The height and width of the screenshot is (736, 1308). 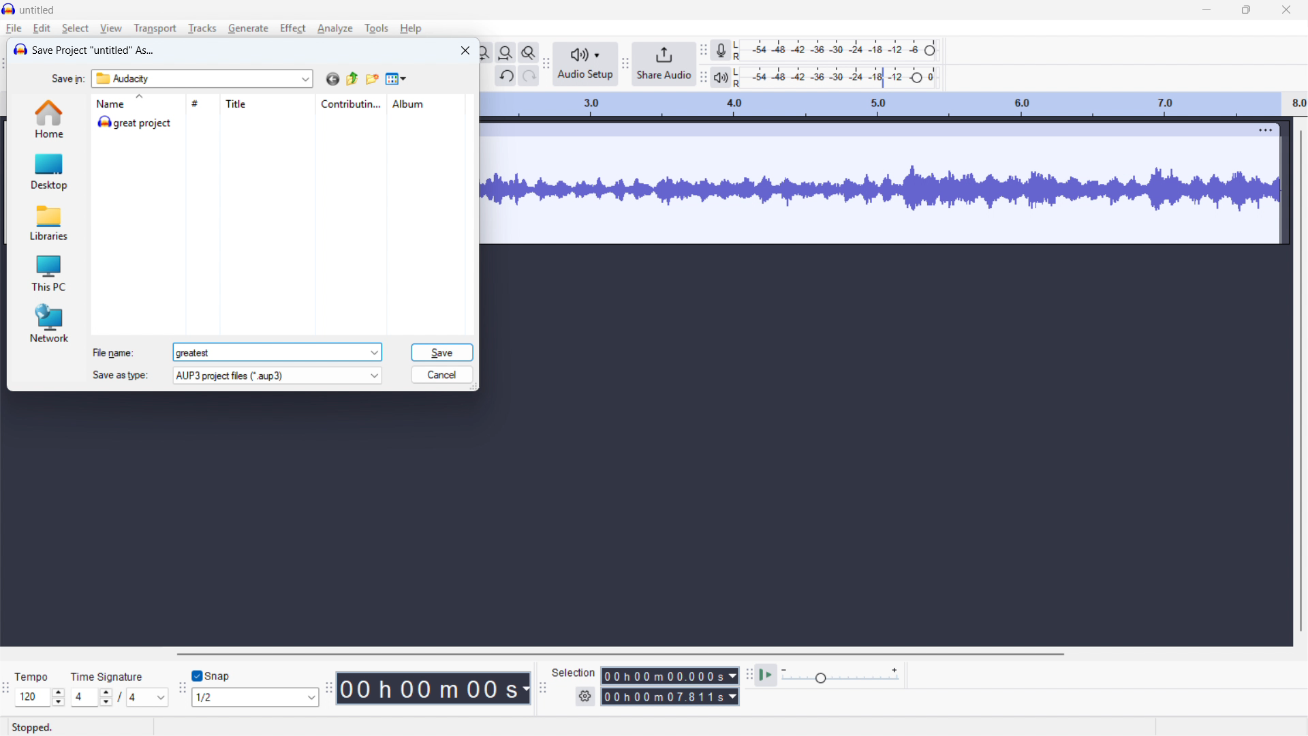 I want to click on playback level, so click(x=839, y=77).